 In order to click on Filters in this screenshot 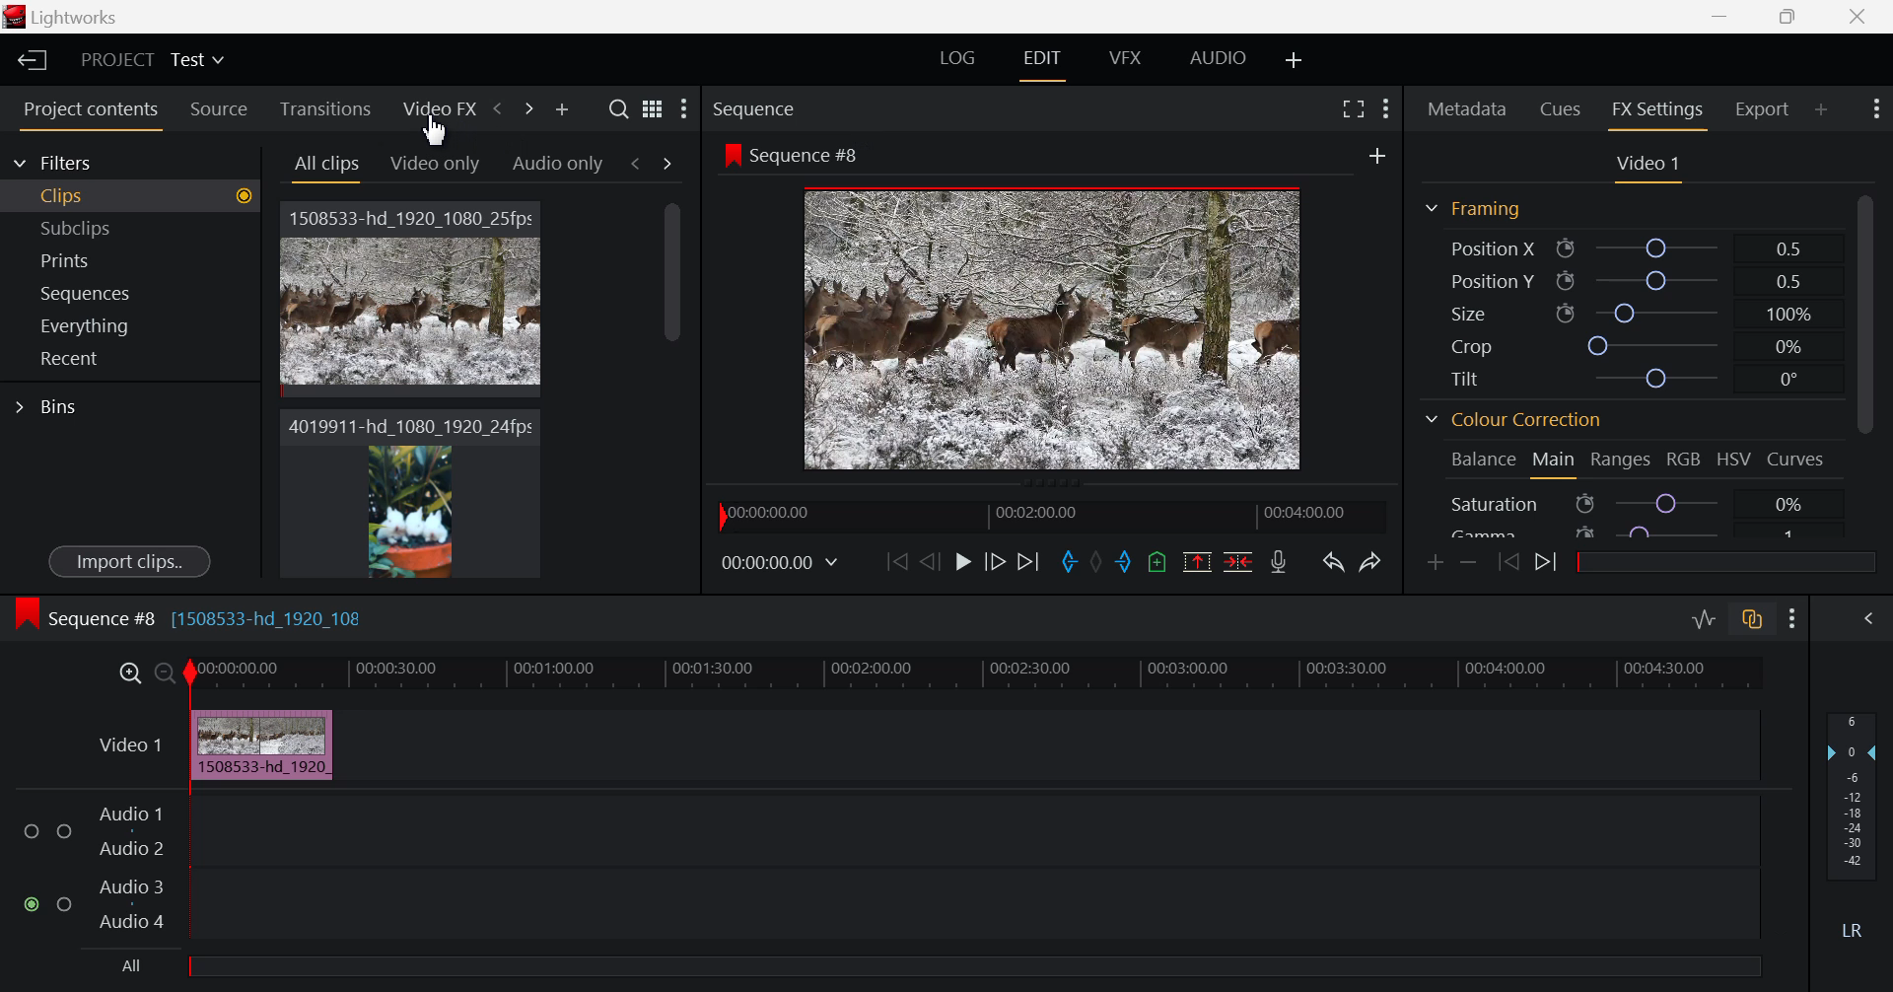, I will do `click(72, 163)`.